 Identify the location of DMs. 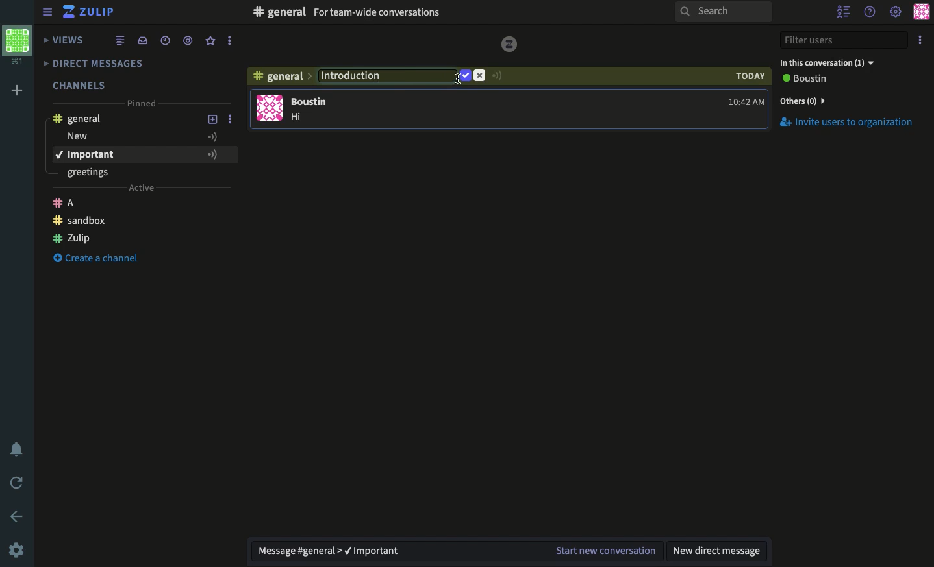
(102, 64).